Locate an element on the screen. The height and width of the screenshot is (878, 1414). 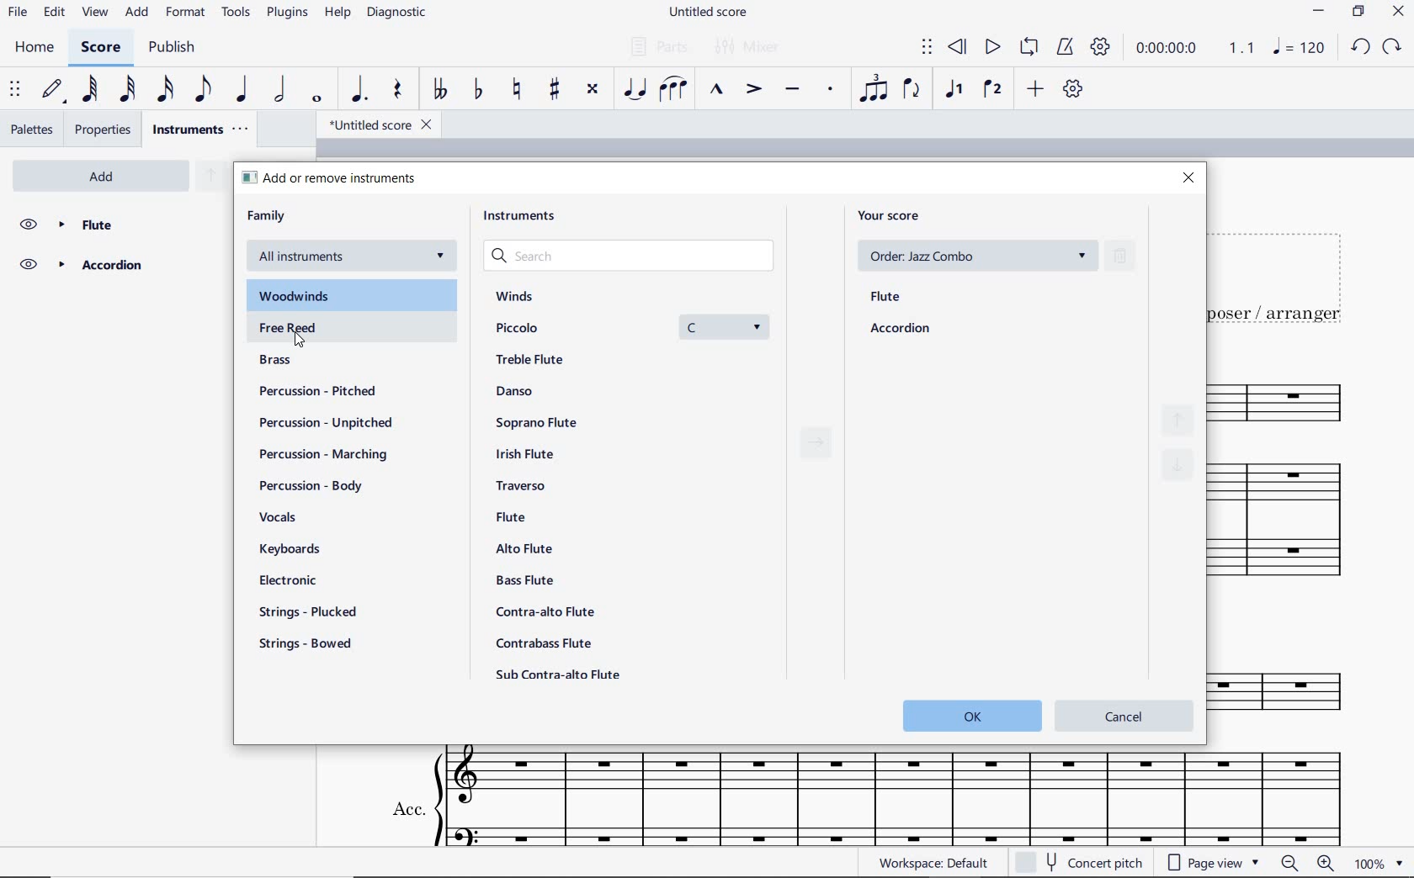
NOTE is located at coordinates (1300, 50).